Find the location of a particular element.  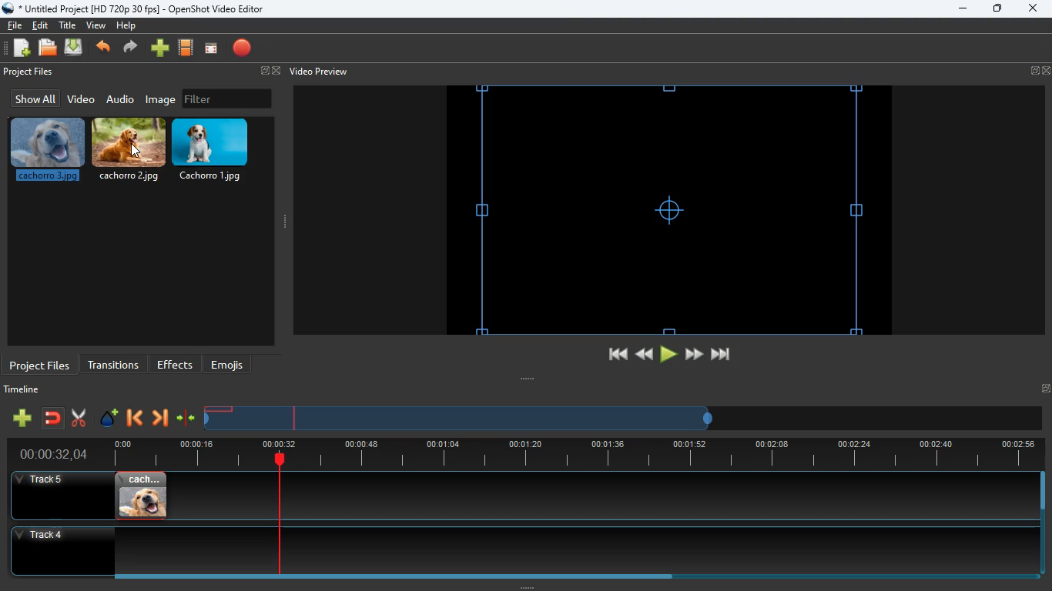

timeline is located at coordinates (461, 424).